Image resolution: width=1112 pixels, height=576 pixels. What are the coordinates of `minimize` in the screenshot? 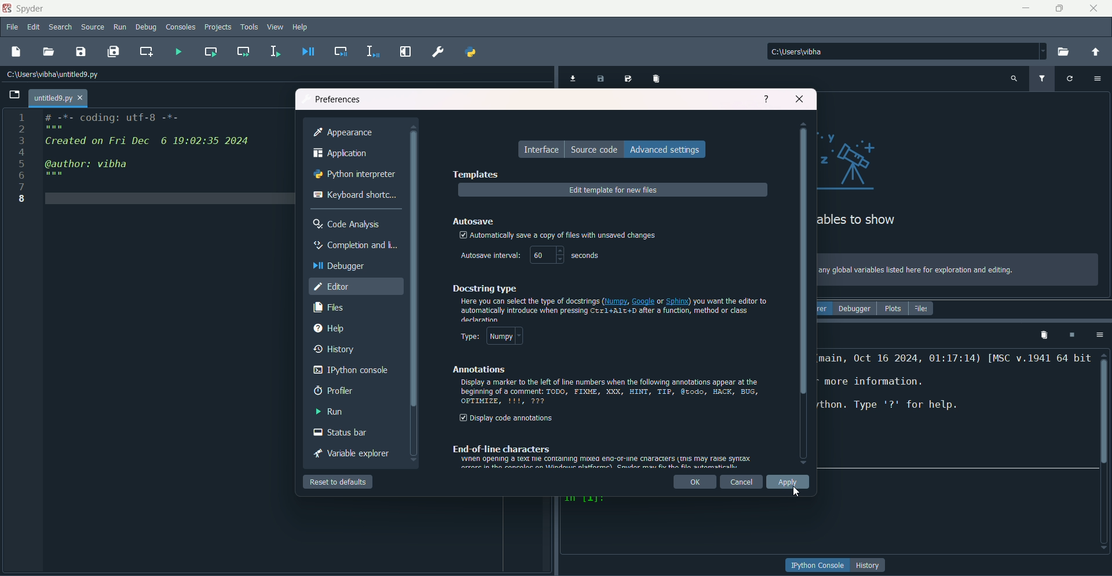 It's located at (1026, 8).